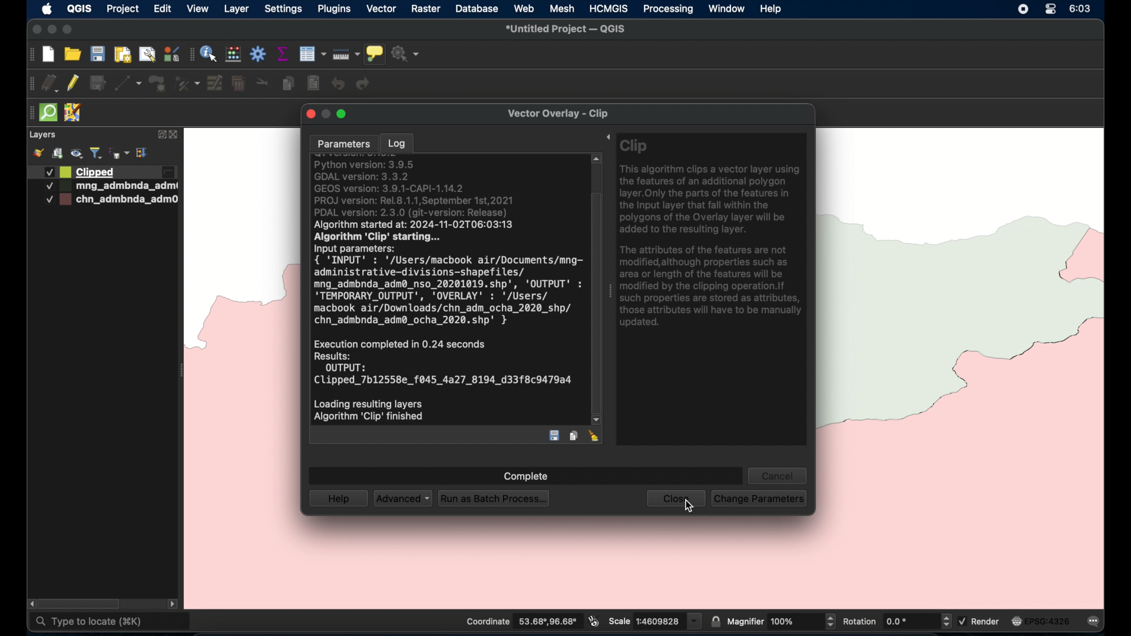 The image size is (1131, 636). I want to click on quick osm, so click(49, 112).